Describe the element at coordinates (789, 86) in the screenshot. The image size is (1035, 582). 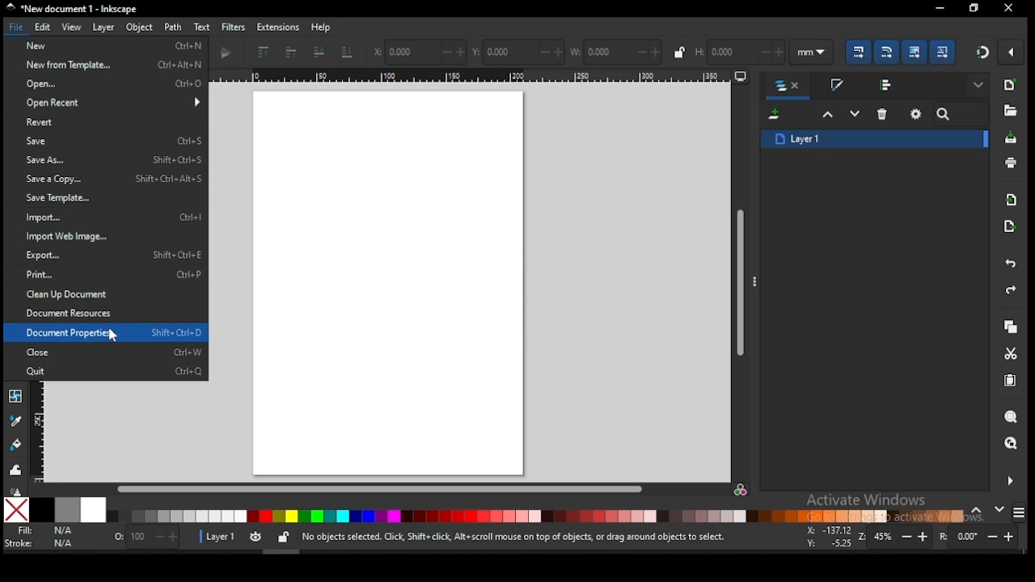
I see `layers and objects` at that location.